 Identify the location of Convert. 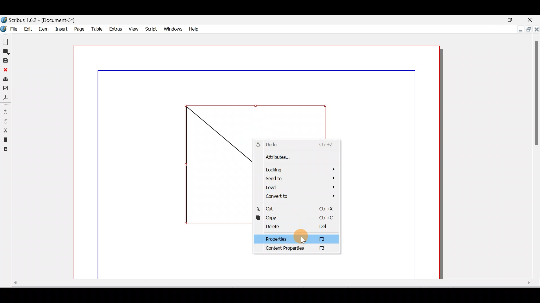
(300, 195).